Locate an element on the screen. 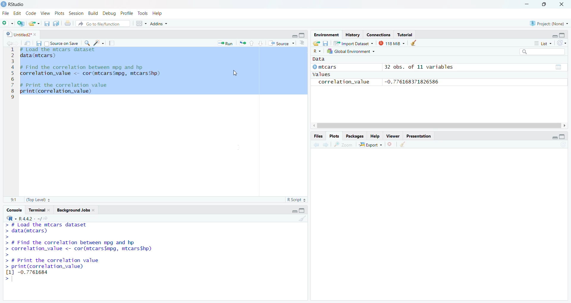 Image resolution: width=571 pixels, height=303 pixels. Addins is located at coordinates (160, 23).